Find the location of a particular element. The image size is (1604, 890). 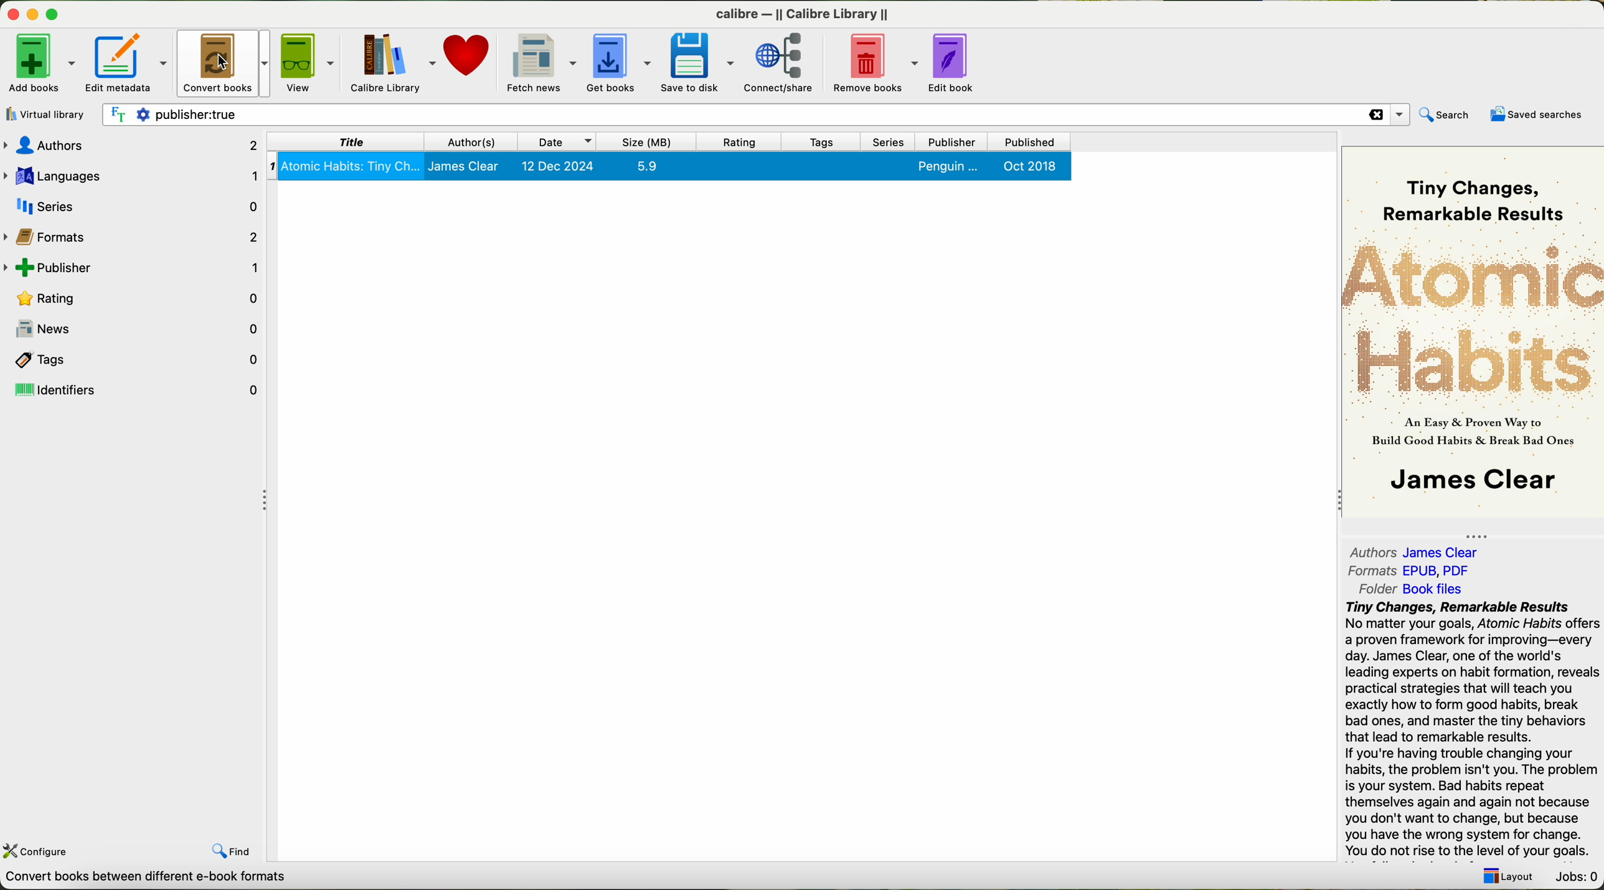

authors is located at coordinates (472, 142).